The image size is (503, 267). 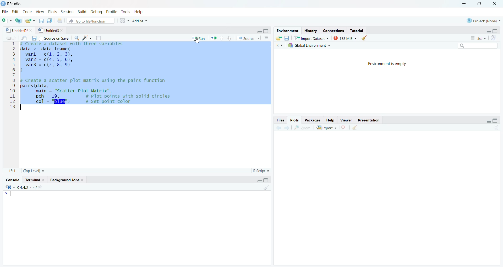 I want to click on 1:1, so click(x=10, y=171).